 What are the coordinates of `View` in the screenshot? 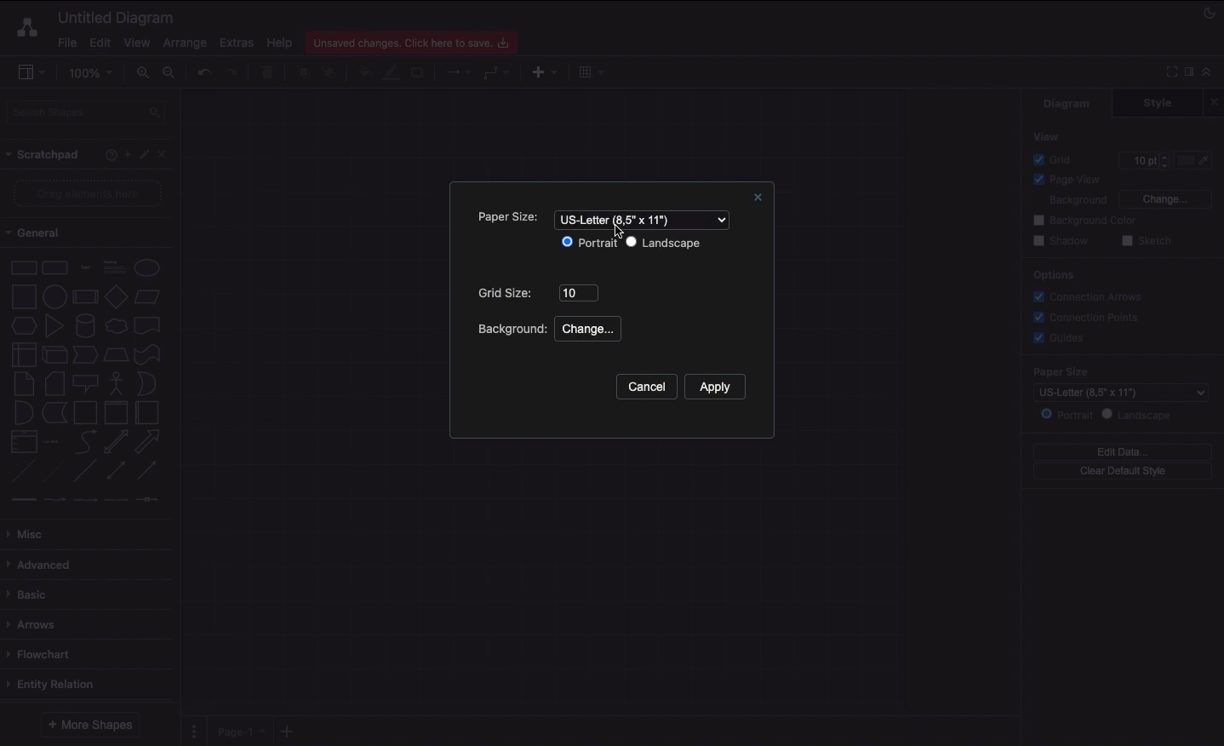 It's located at (137, 40).